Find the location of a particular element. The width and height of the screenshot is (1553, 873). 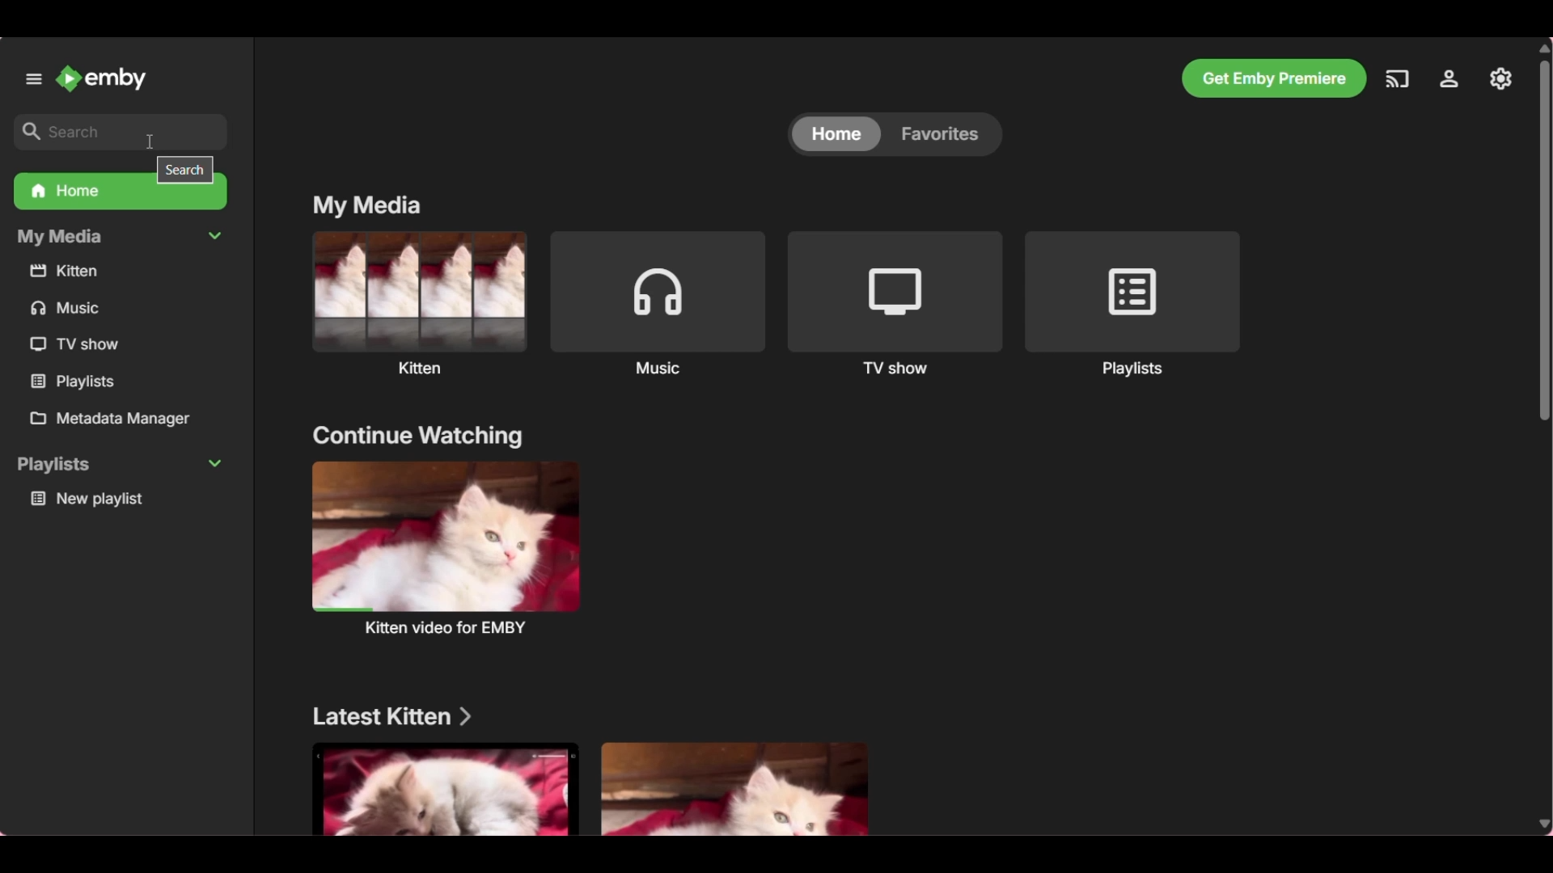

TV show is located at coordinates (82, 343).